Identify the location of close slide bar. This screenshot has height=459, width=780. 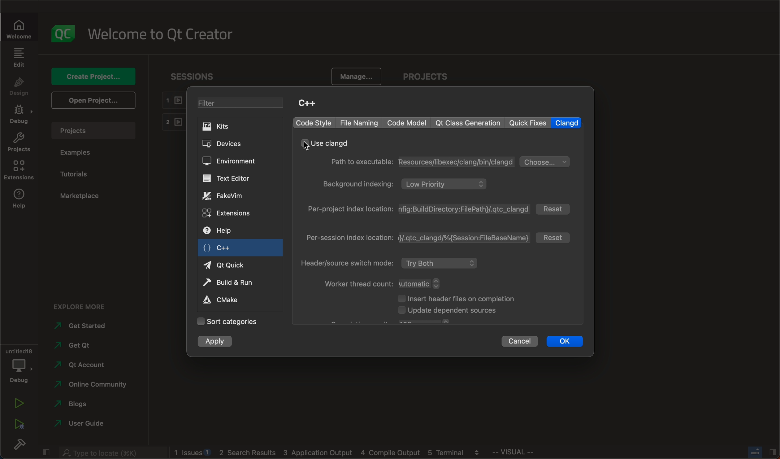
(46, 452).